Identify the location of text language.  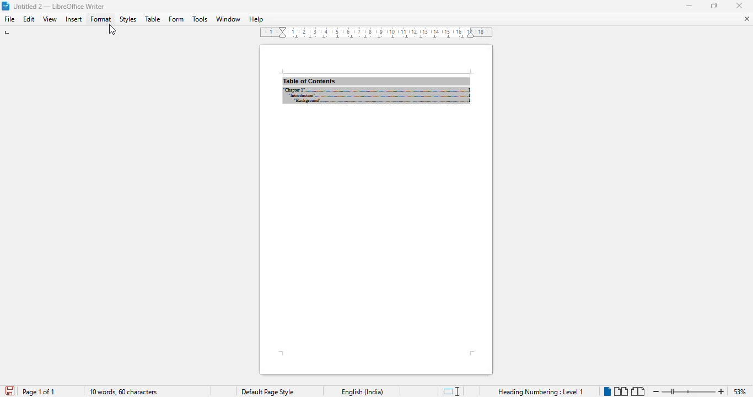
(363, 391).